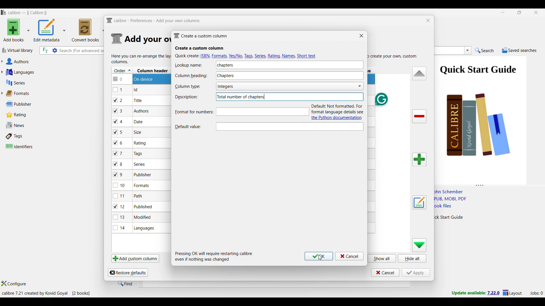 The width and height of the screenshot is (545, 306). I want to click on Minimize, so click(503, 12).